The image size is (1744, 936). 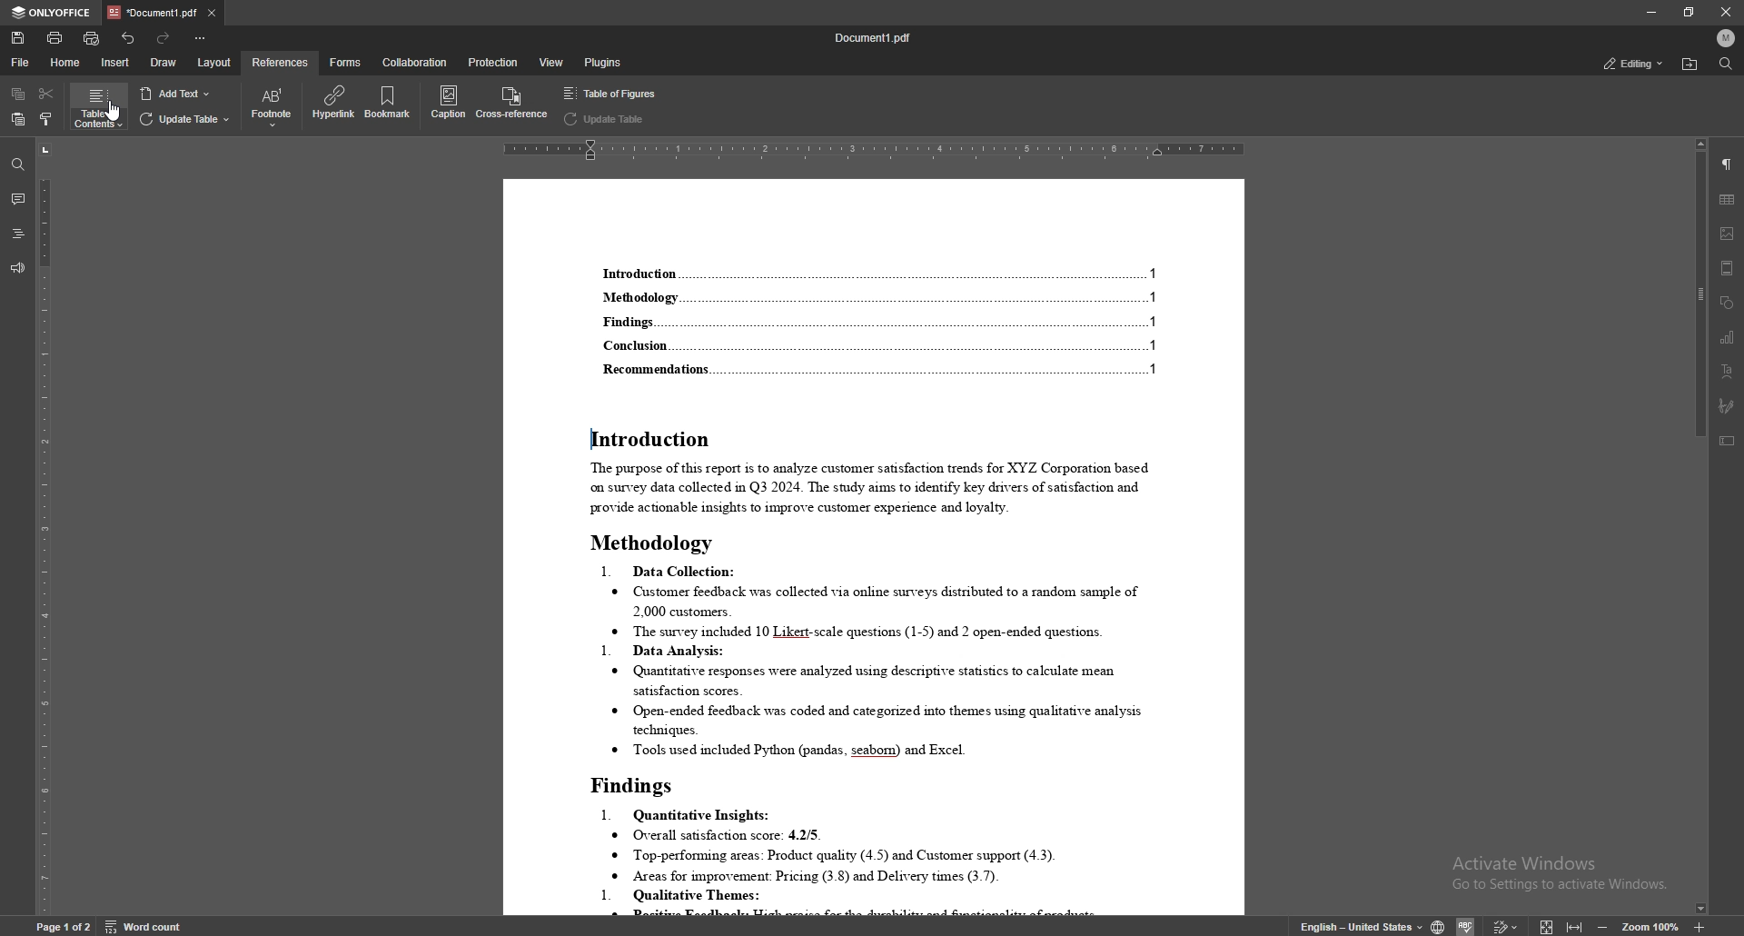 I want to click on plugins, so click(x=603, y=64).